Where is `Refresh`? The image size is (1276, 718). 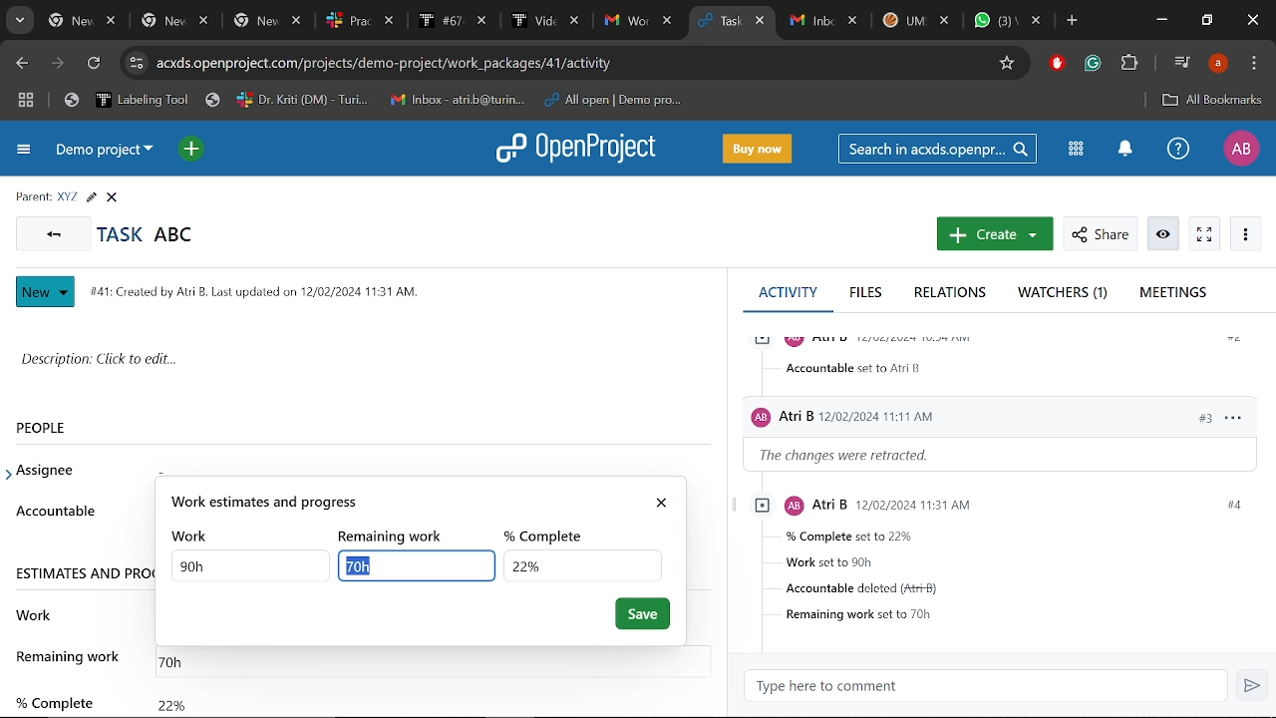
Refresh is located at coordinates (93, 65).